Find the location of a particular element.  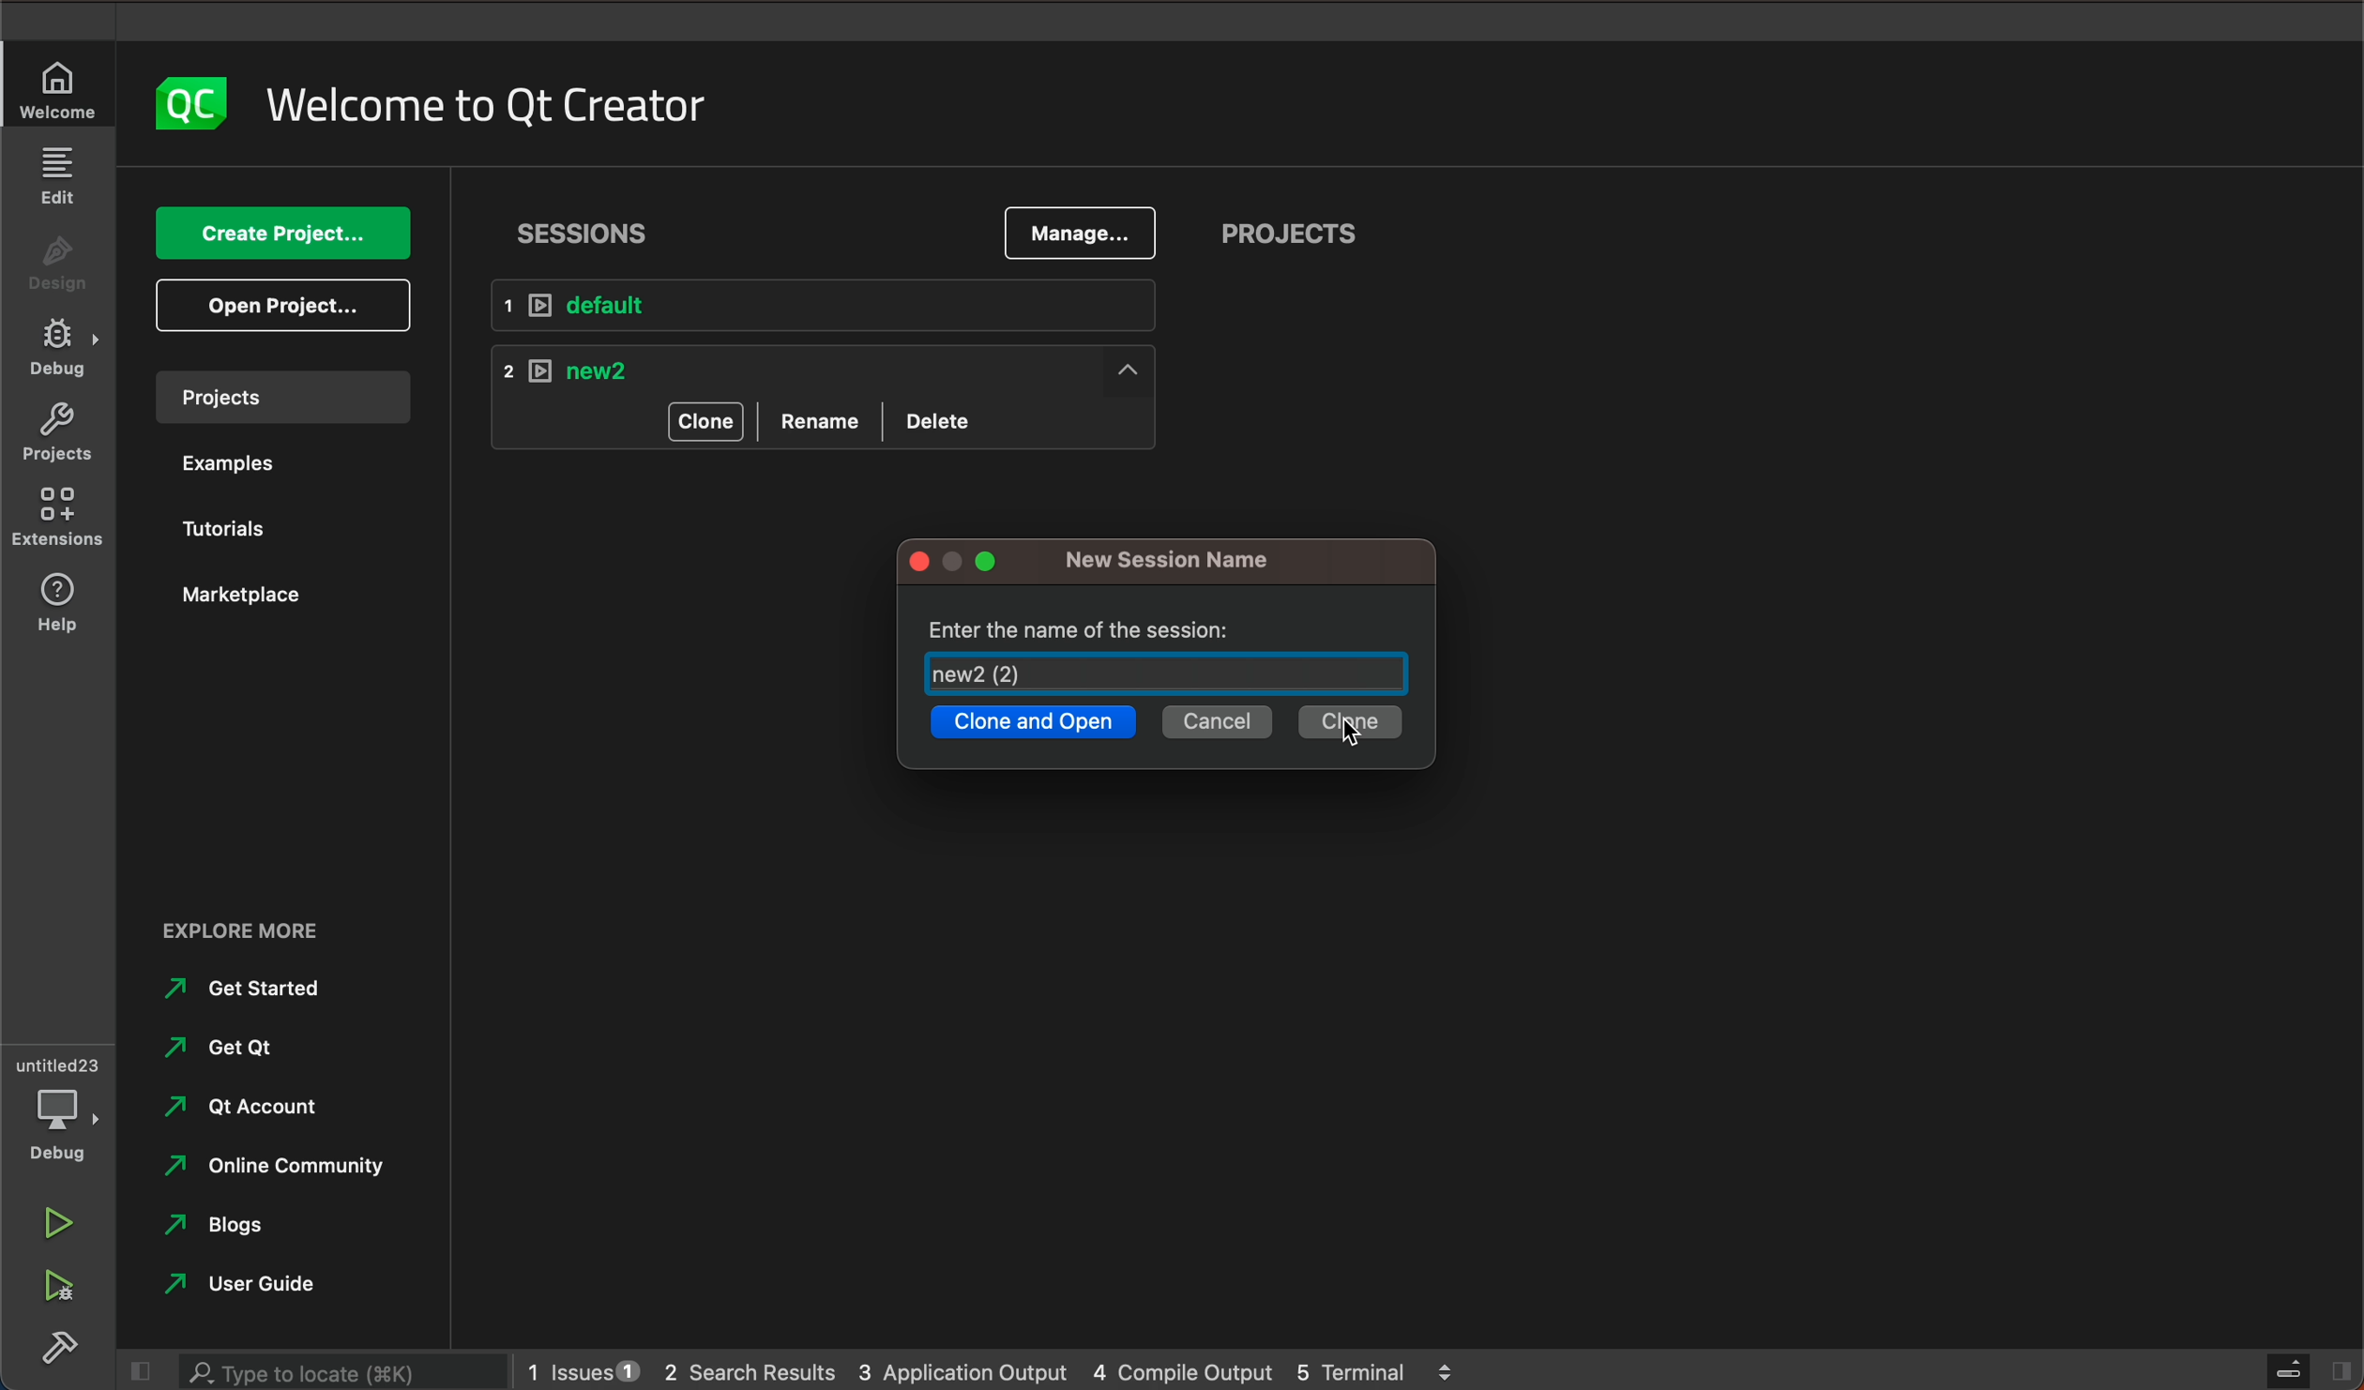

design is located at coordinates (61, 265).